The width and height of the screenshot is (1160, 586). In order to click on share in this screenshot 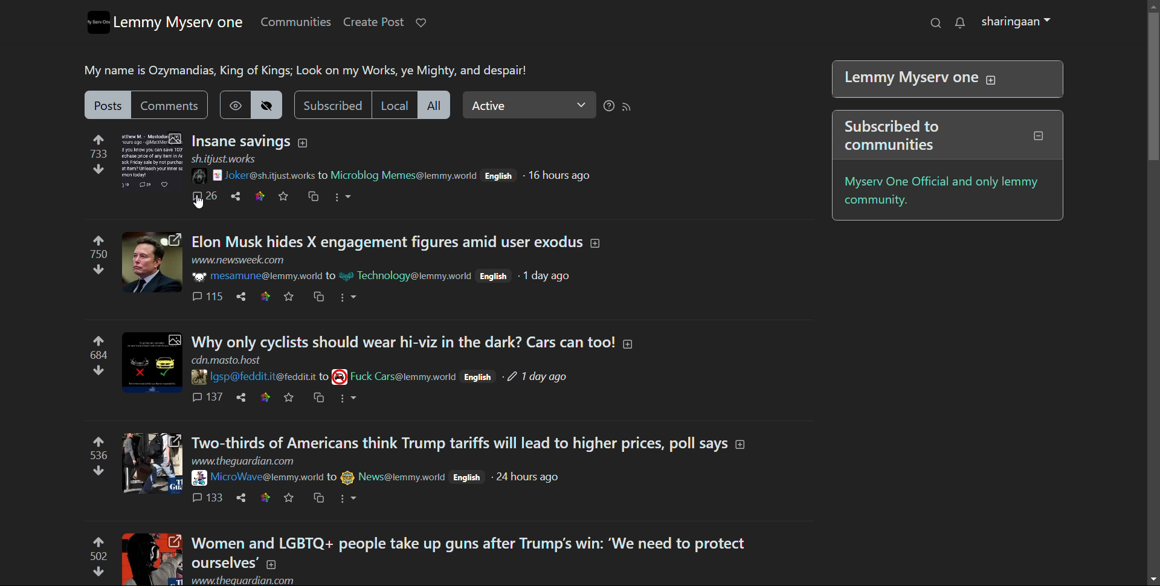, I will do `click(240, 498)`.